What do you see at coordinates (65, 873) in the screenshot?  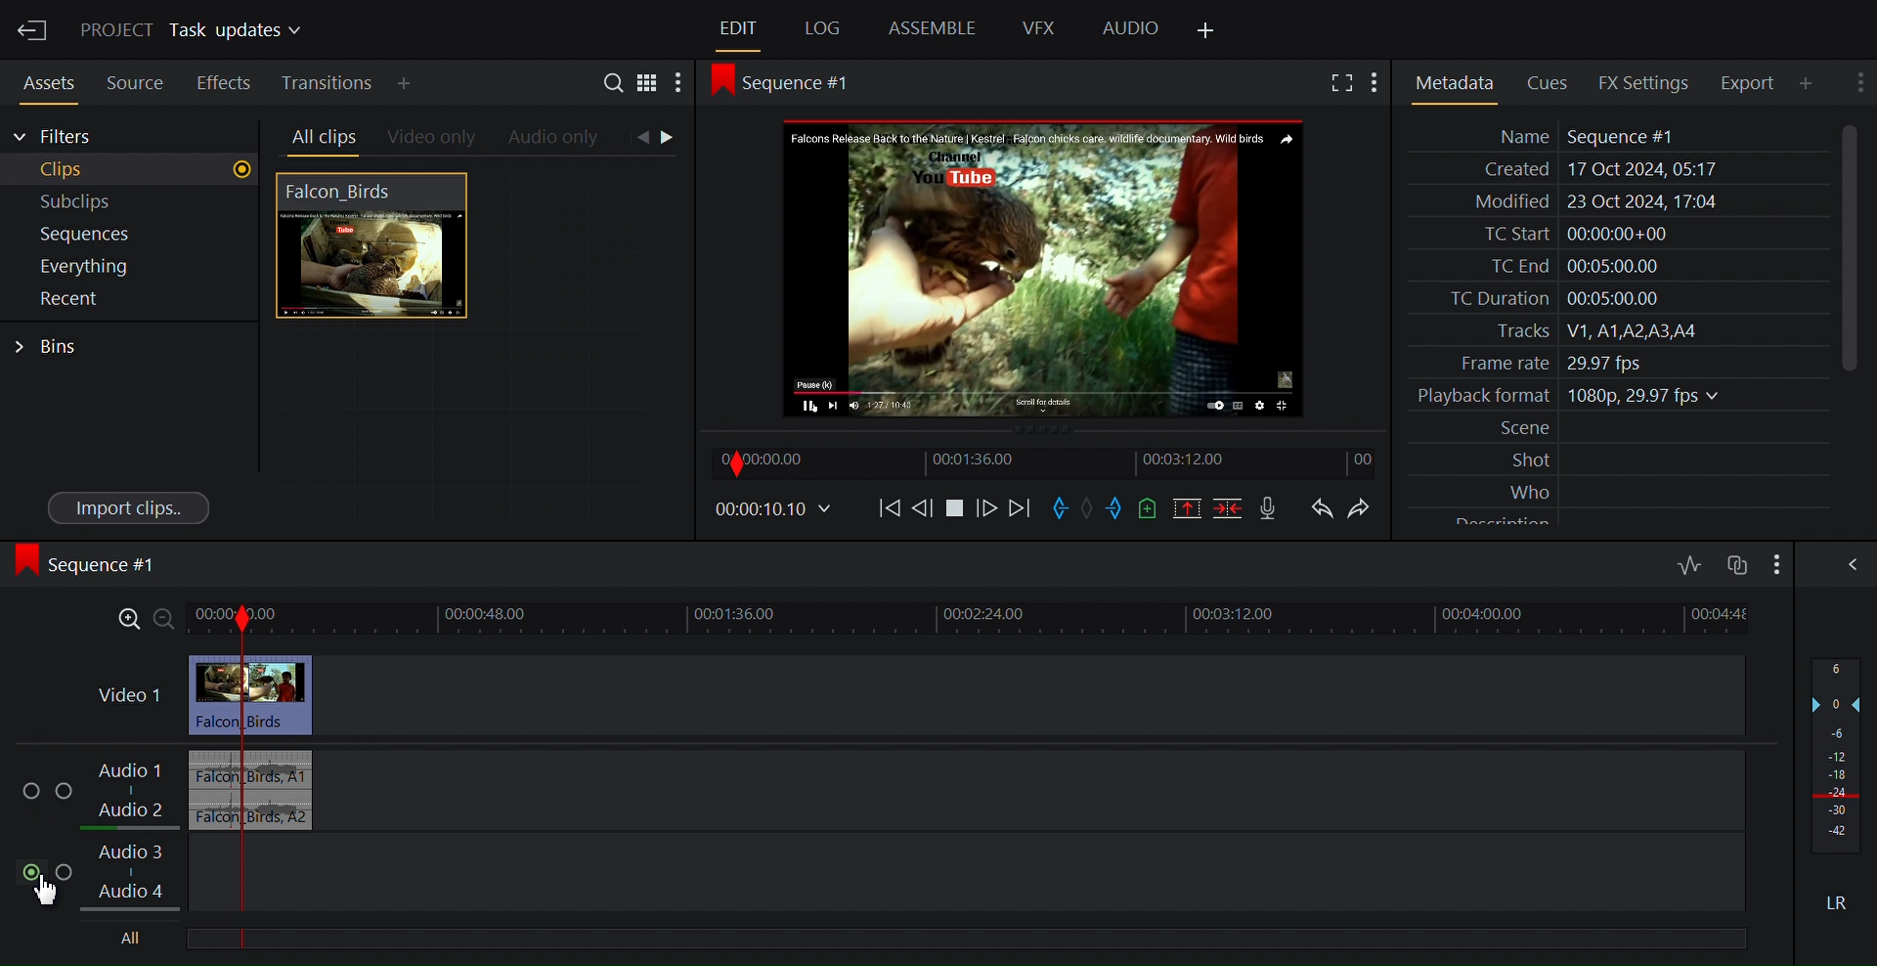 I see `Solo this track` at bounding box center [65, 873].